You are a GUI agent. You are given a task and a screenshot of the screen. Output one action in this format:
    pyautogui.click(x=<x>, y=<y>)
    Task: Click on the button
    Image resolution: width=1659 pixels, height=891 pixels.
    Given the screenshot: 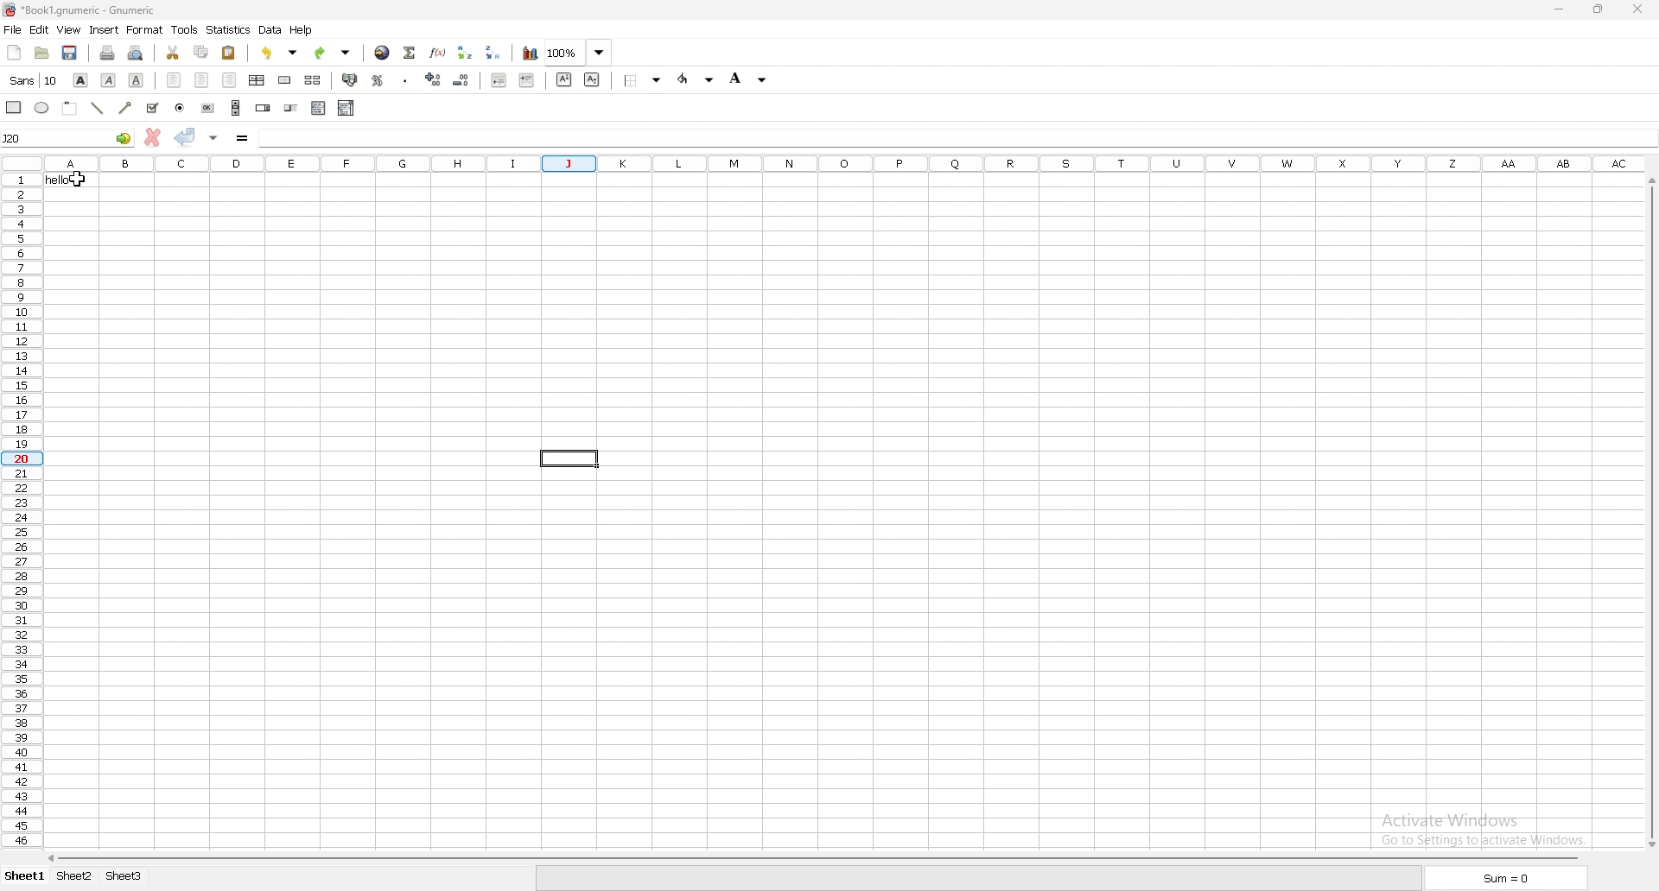 What is the action you would take?
    pyautogui.click(x=206, y=107)
    